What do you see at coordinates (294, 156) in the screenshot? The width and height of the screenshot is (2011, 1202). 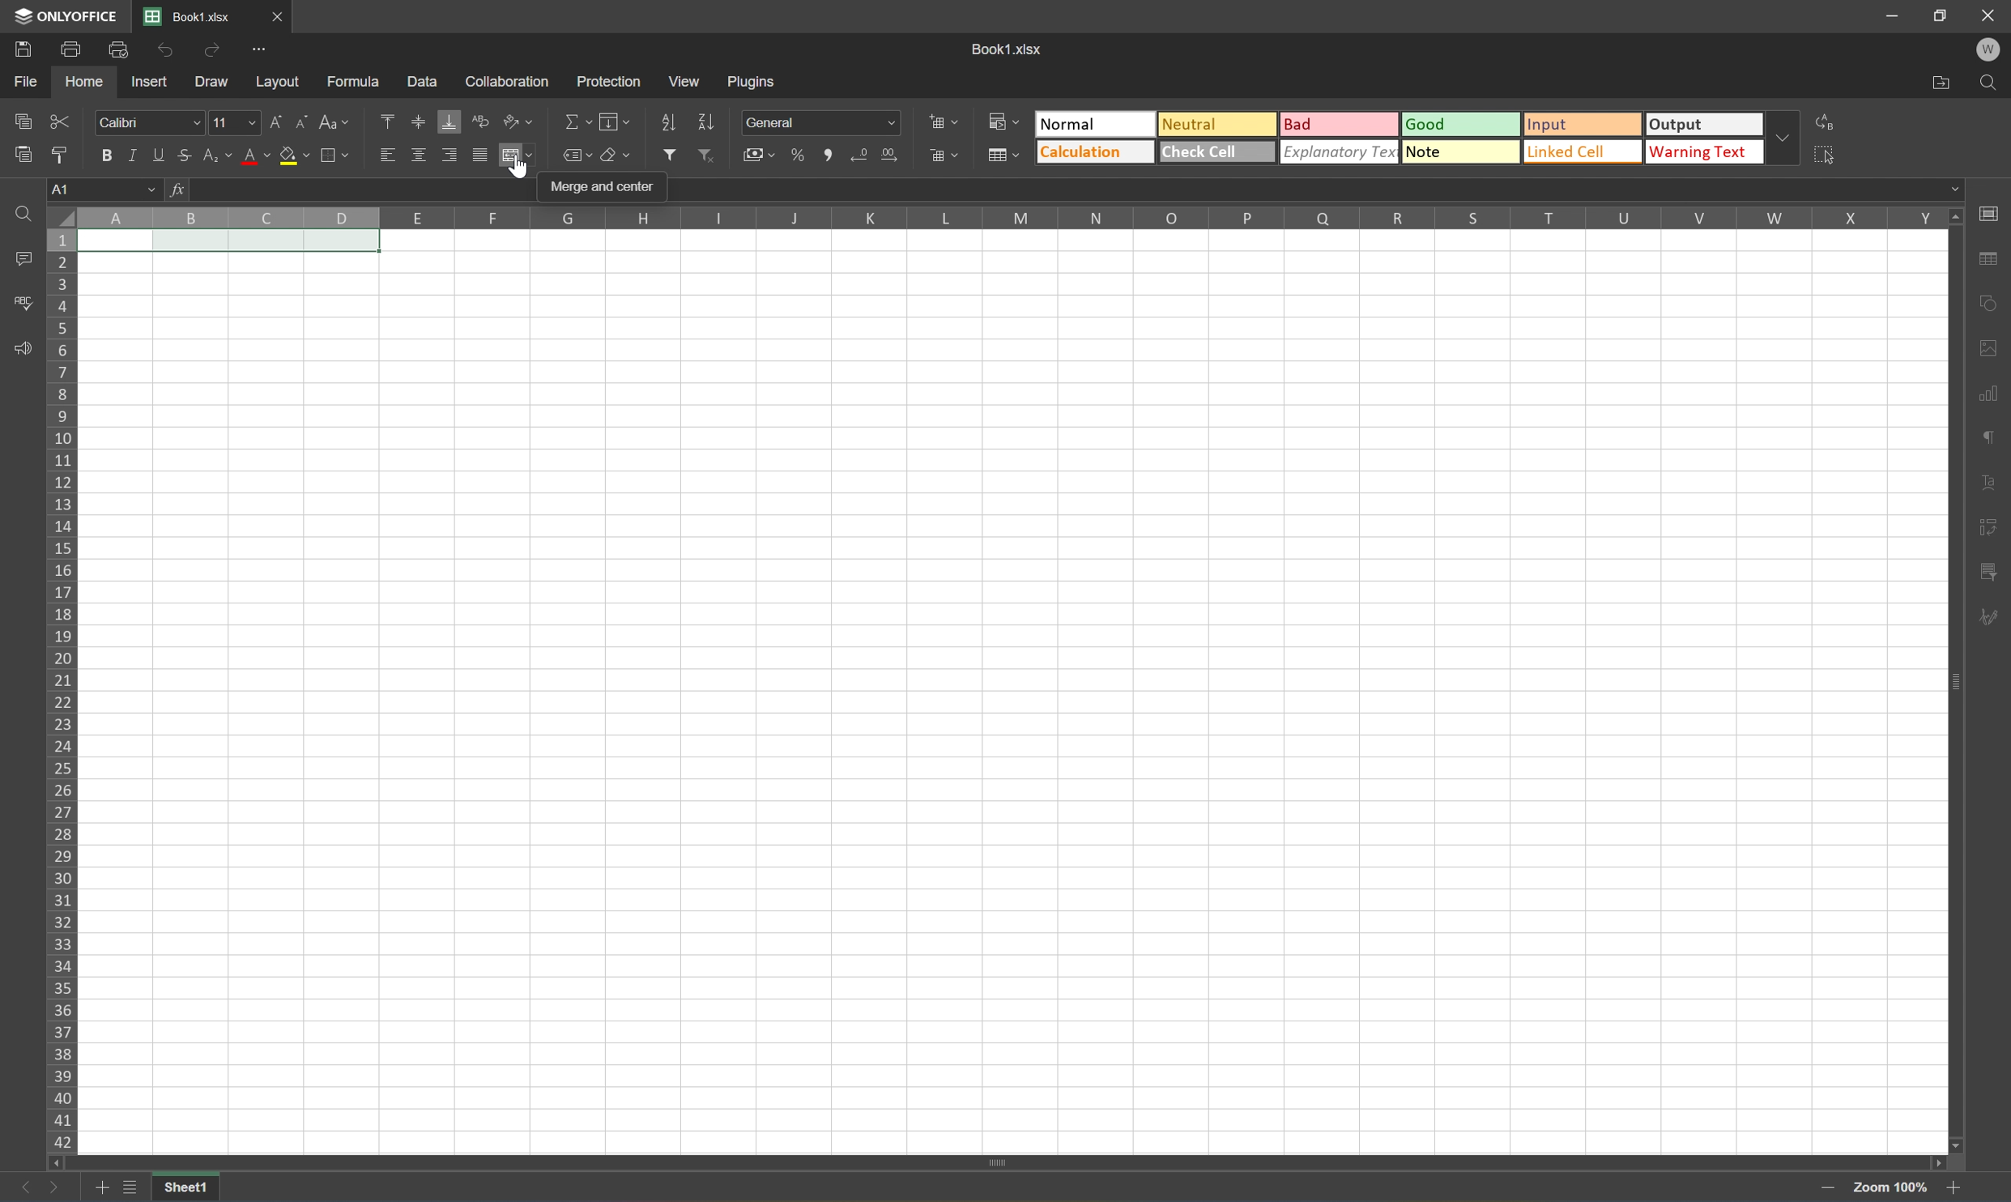 I see `Fill color` at bounding box center [294, 156].